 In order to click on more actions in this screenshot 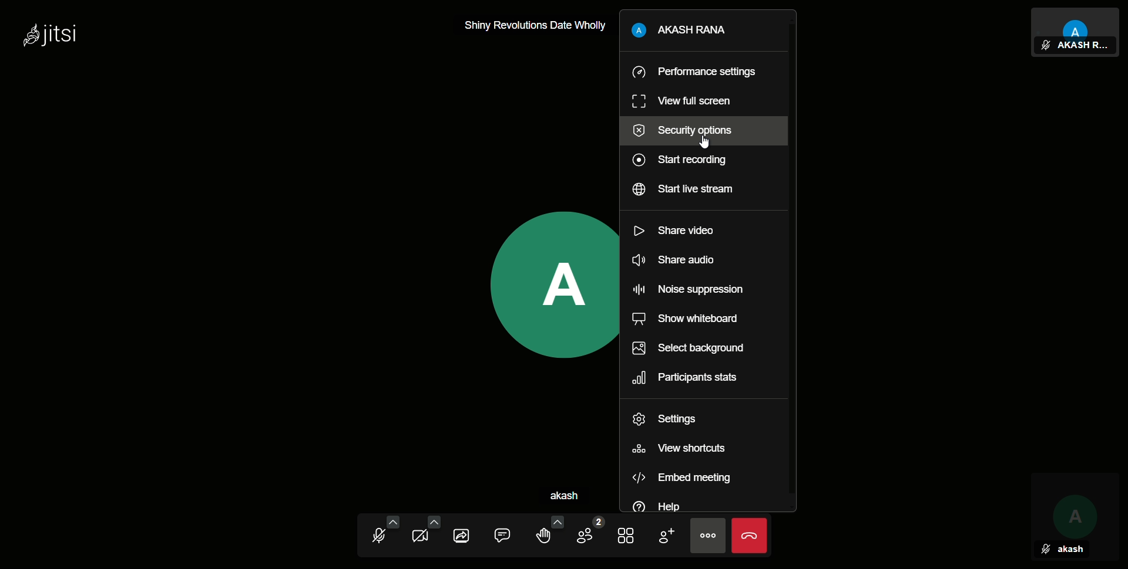, I will do `click(707, 535)`.